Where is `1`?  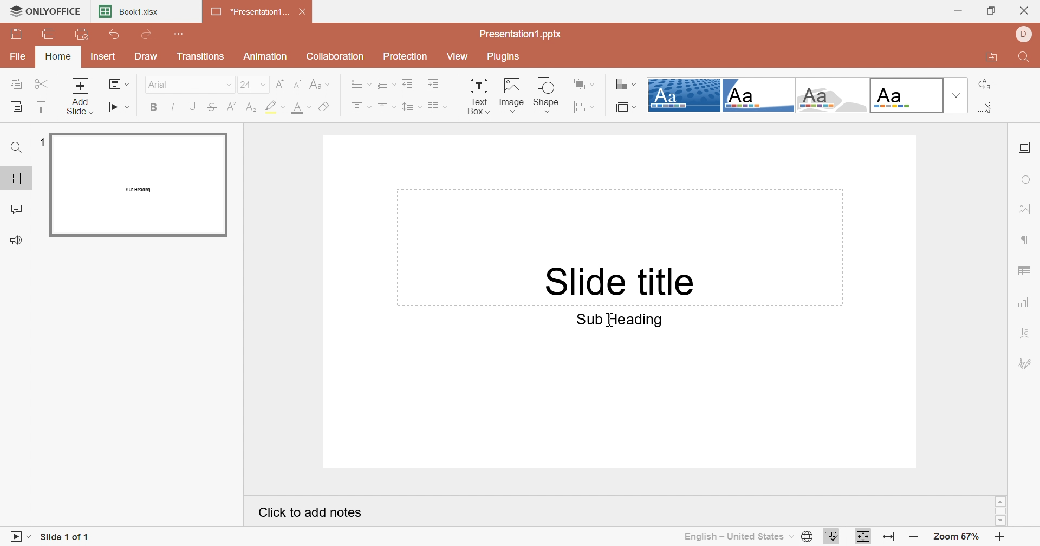 1 is located at coordinates (42, 140).